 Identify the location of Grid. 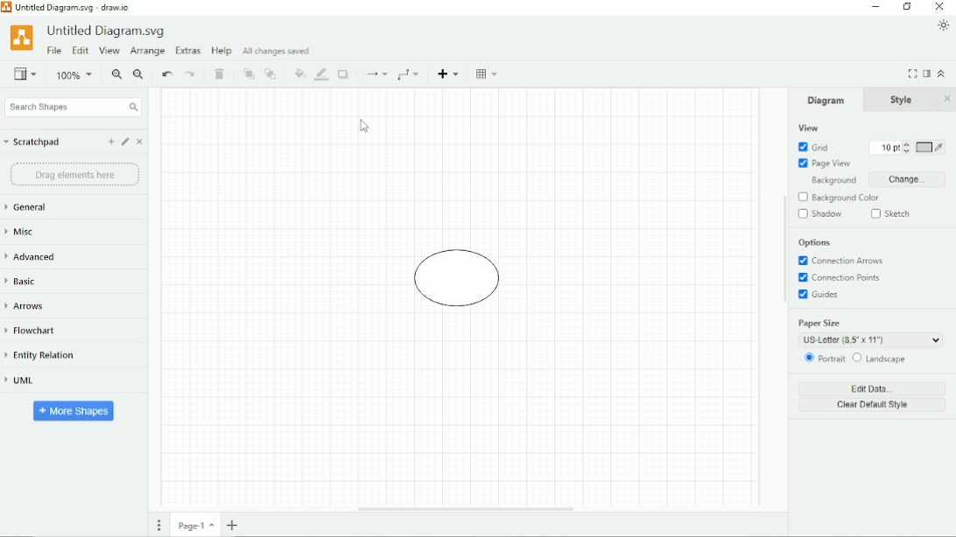
(814, 147).